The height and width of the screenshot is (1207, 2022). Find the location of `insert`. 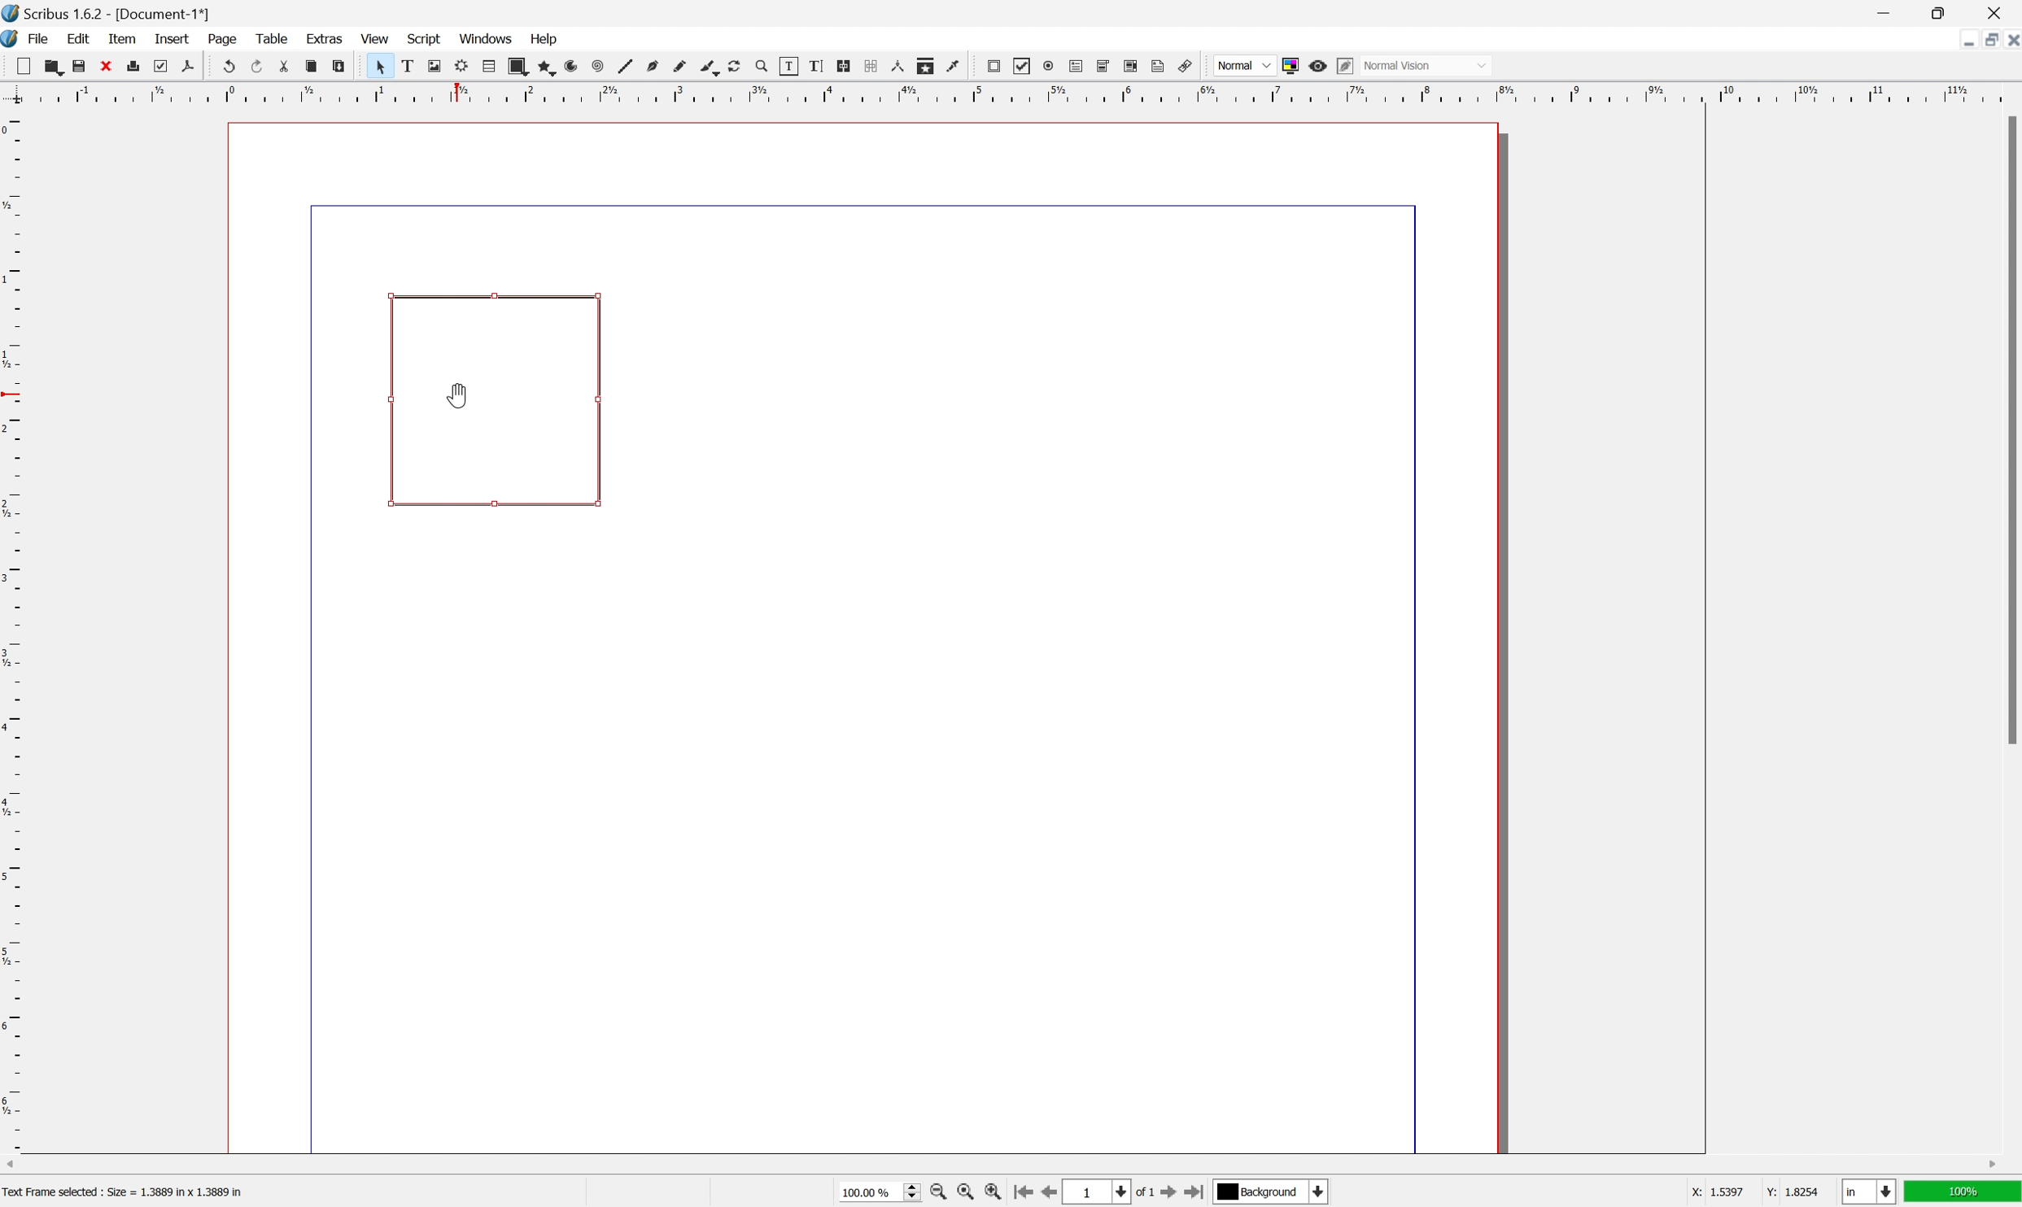

insert is located at coordinates (172, 37).